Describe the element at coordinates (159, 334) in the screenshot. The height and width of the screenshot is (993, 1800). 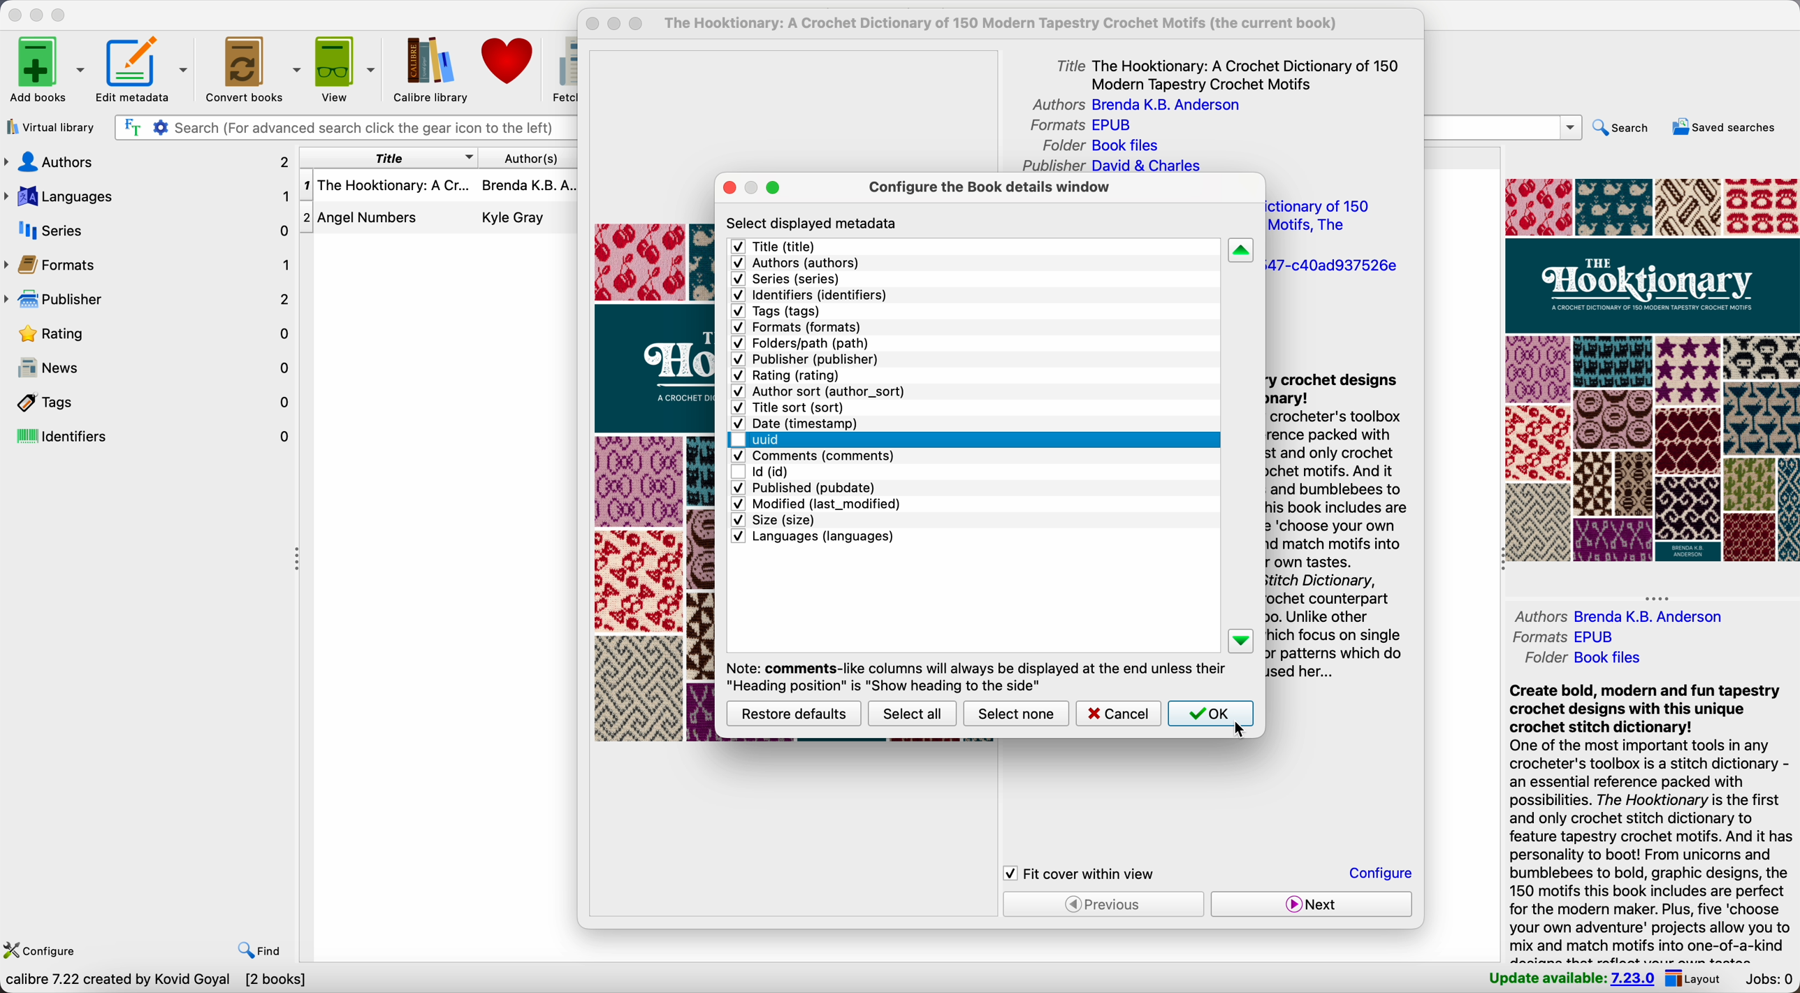
I see `rating` at that location.